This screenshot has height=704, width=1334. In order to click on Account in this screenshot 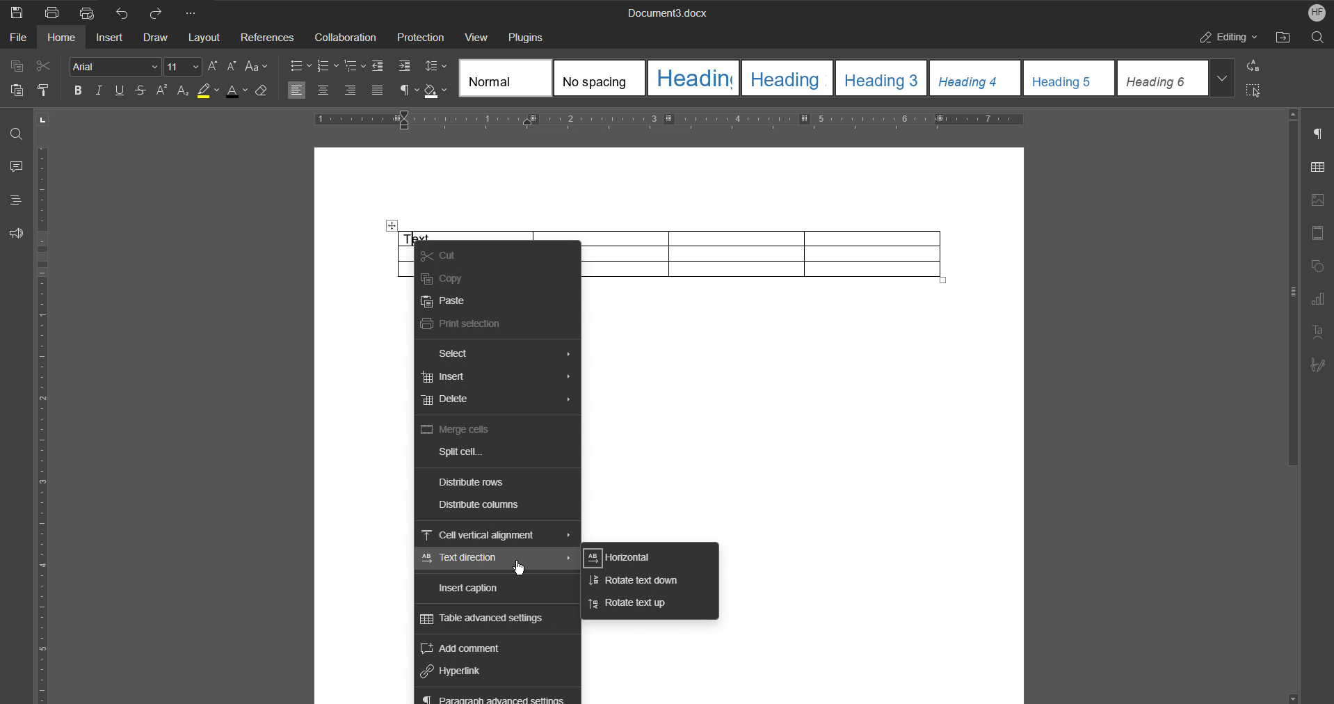, I will do `click(1314, 12)`.